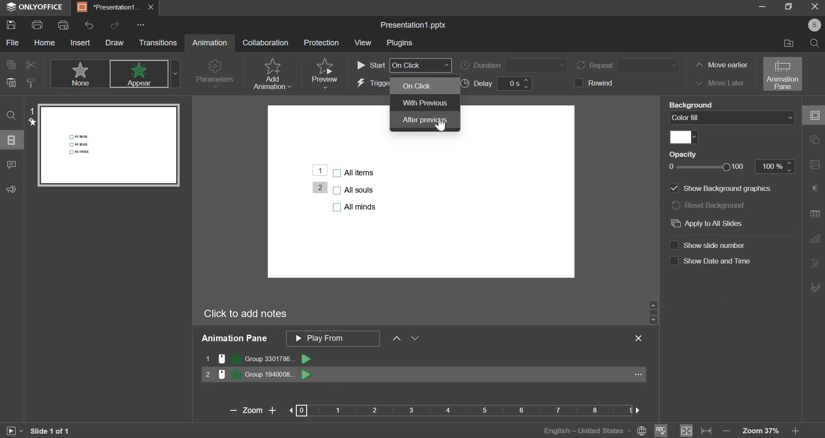 This screenshot has width=825, height=438. What do you see at coordinates (499, 83) in the screenshot?
I see `delay` at bounding box center [499, 83].